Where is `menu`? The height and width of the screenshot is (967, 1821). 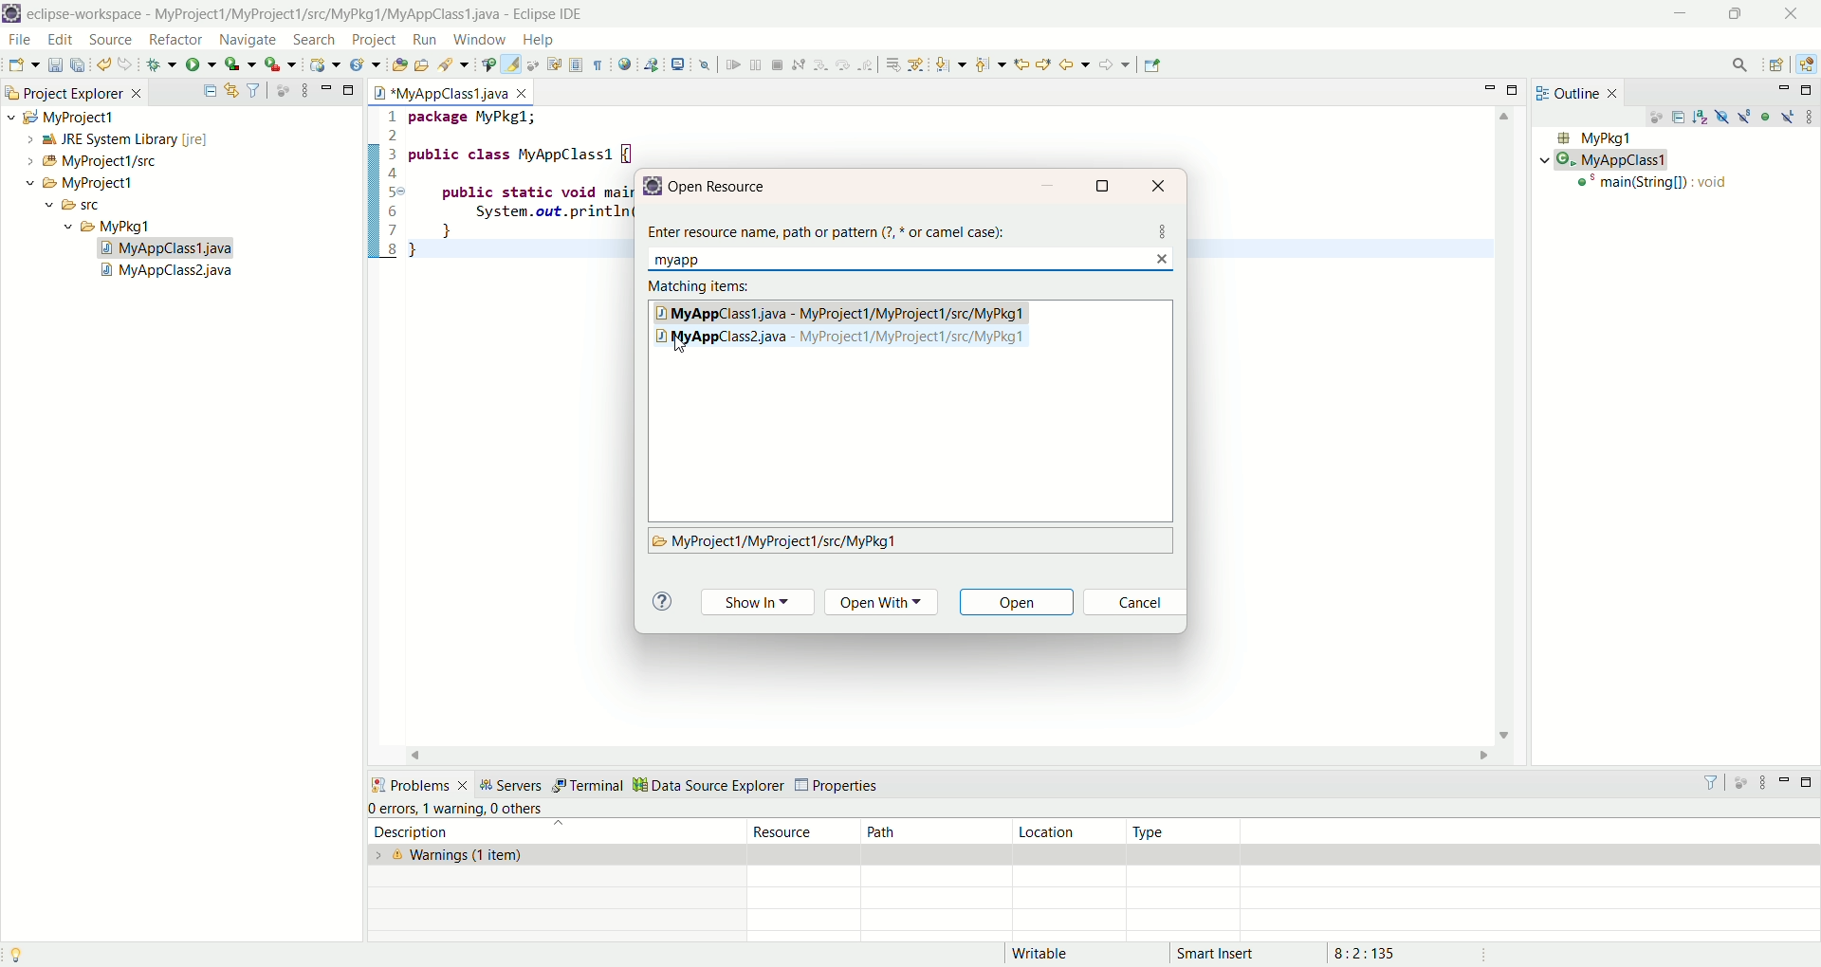 menu is located at coordinates (1163, 230).